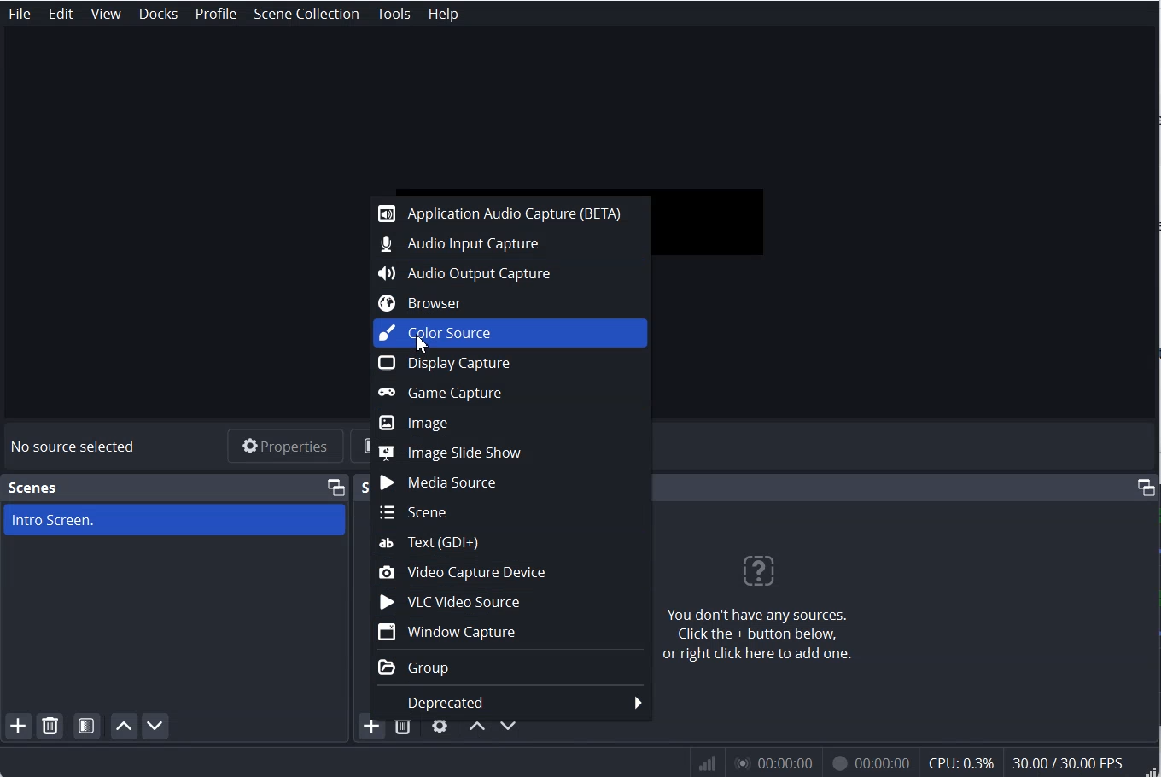 This screenshot has height=777, width=1161. What do you see at coordinates (419, 346) in the screenshot?
I see `Cursor` at bounding box center [419, 346].